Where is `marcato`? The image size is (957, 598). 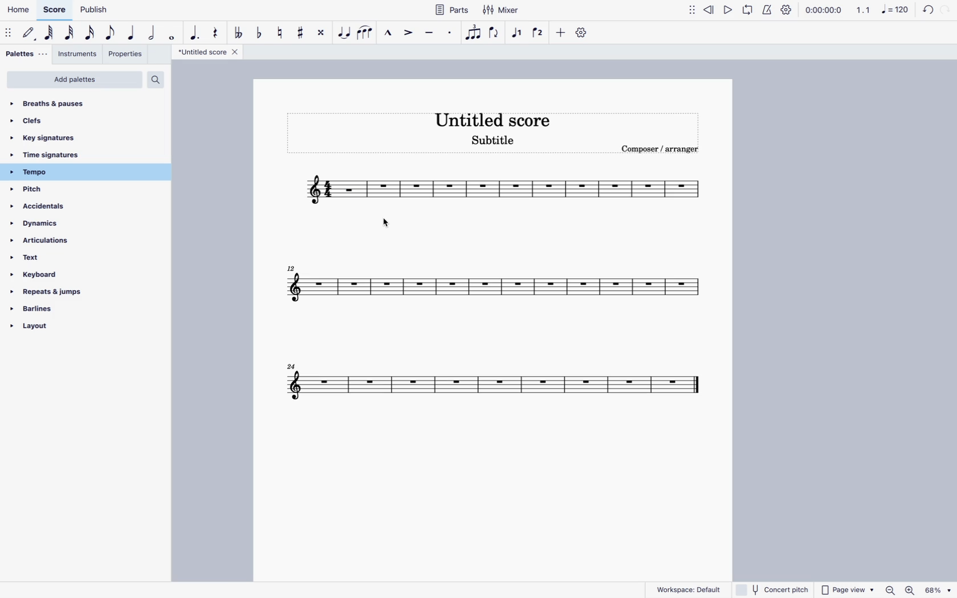
marcato is located at coordinates (387, 34).